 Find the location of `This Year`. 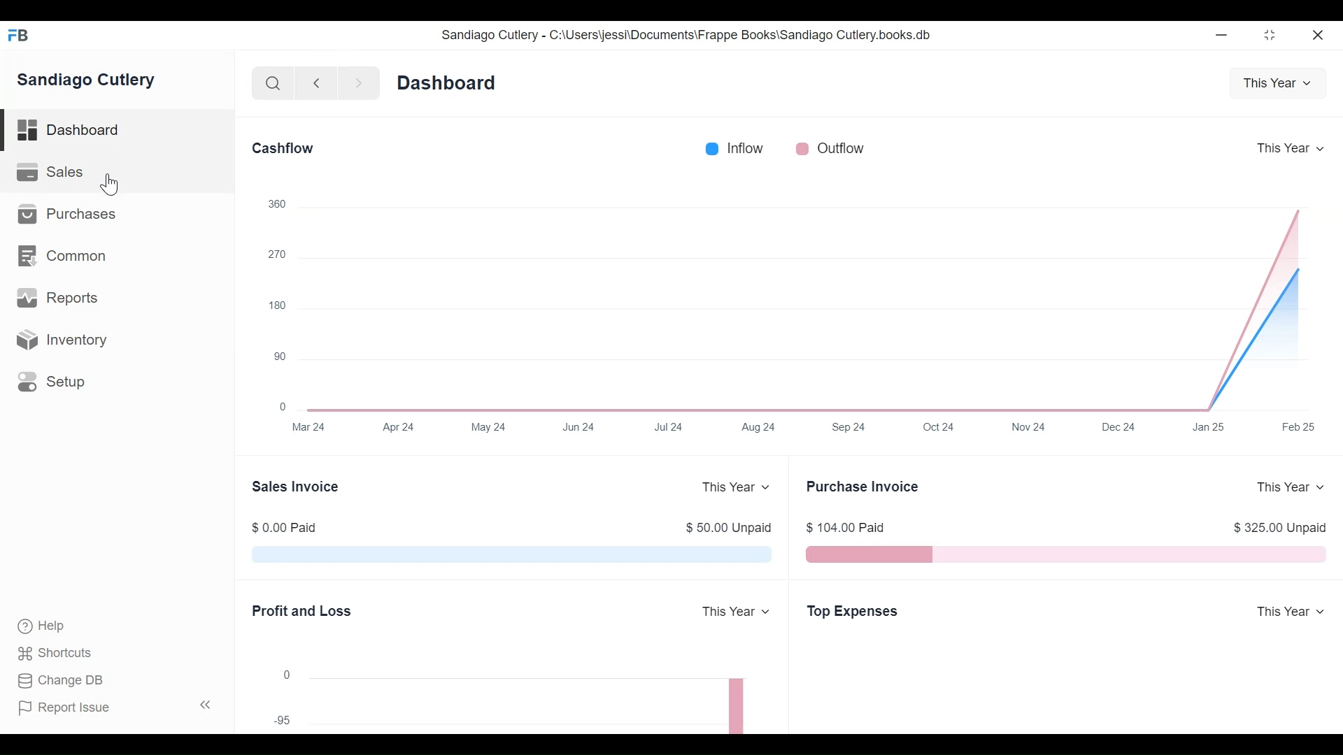

This Year is located at coordinates (737, 487).